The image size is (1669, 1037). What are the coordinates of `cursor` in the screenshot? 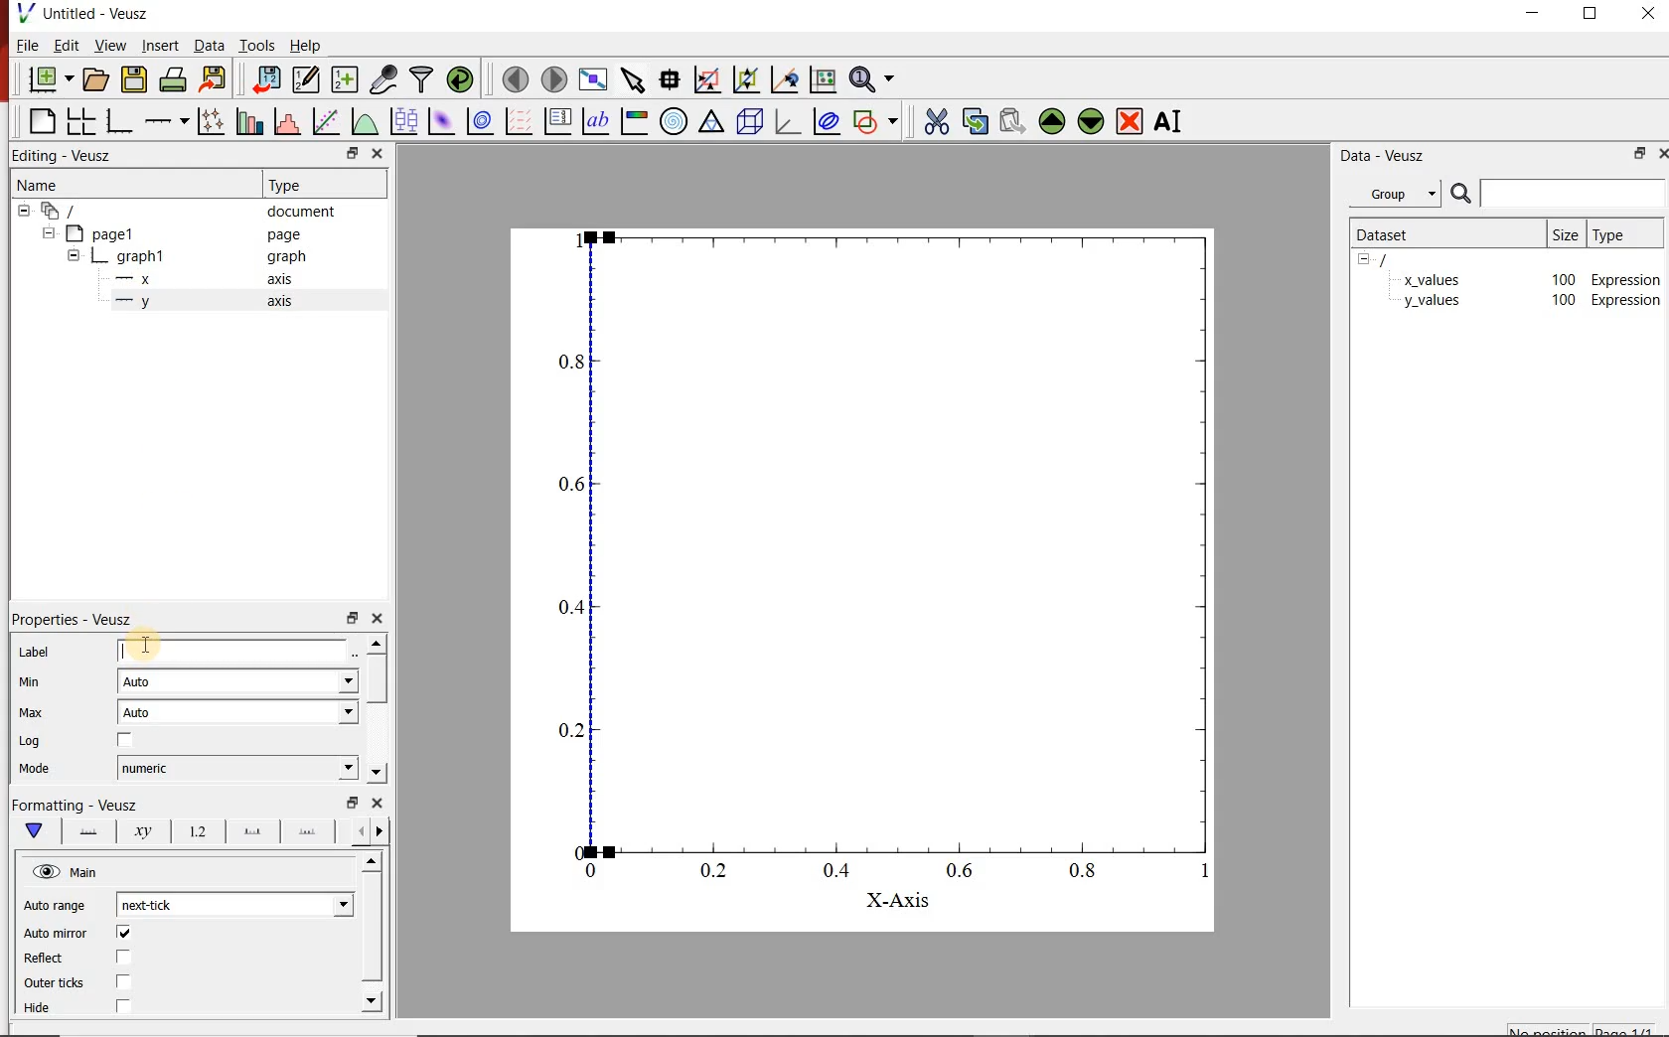 It's located at (140, 651).